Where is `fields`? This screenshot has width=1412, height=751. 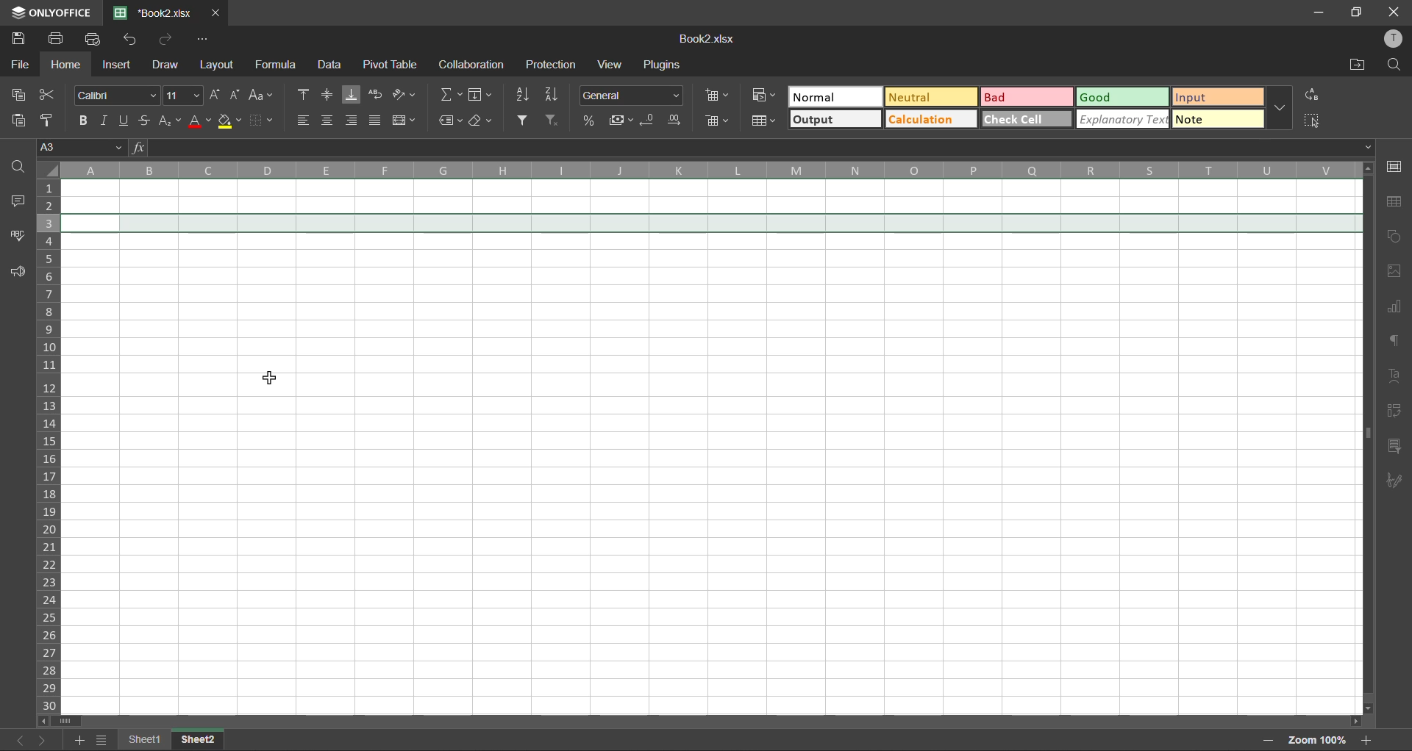
fields is located at coordinates (483, 94).